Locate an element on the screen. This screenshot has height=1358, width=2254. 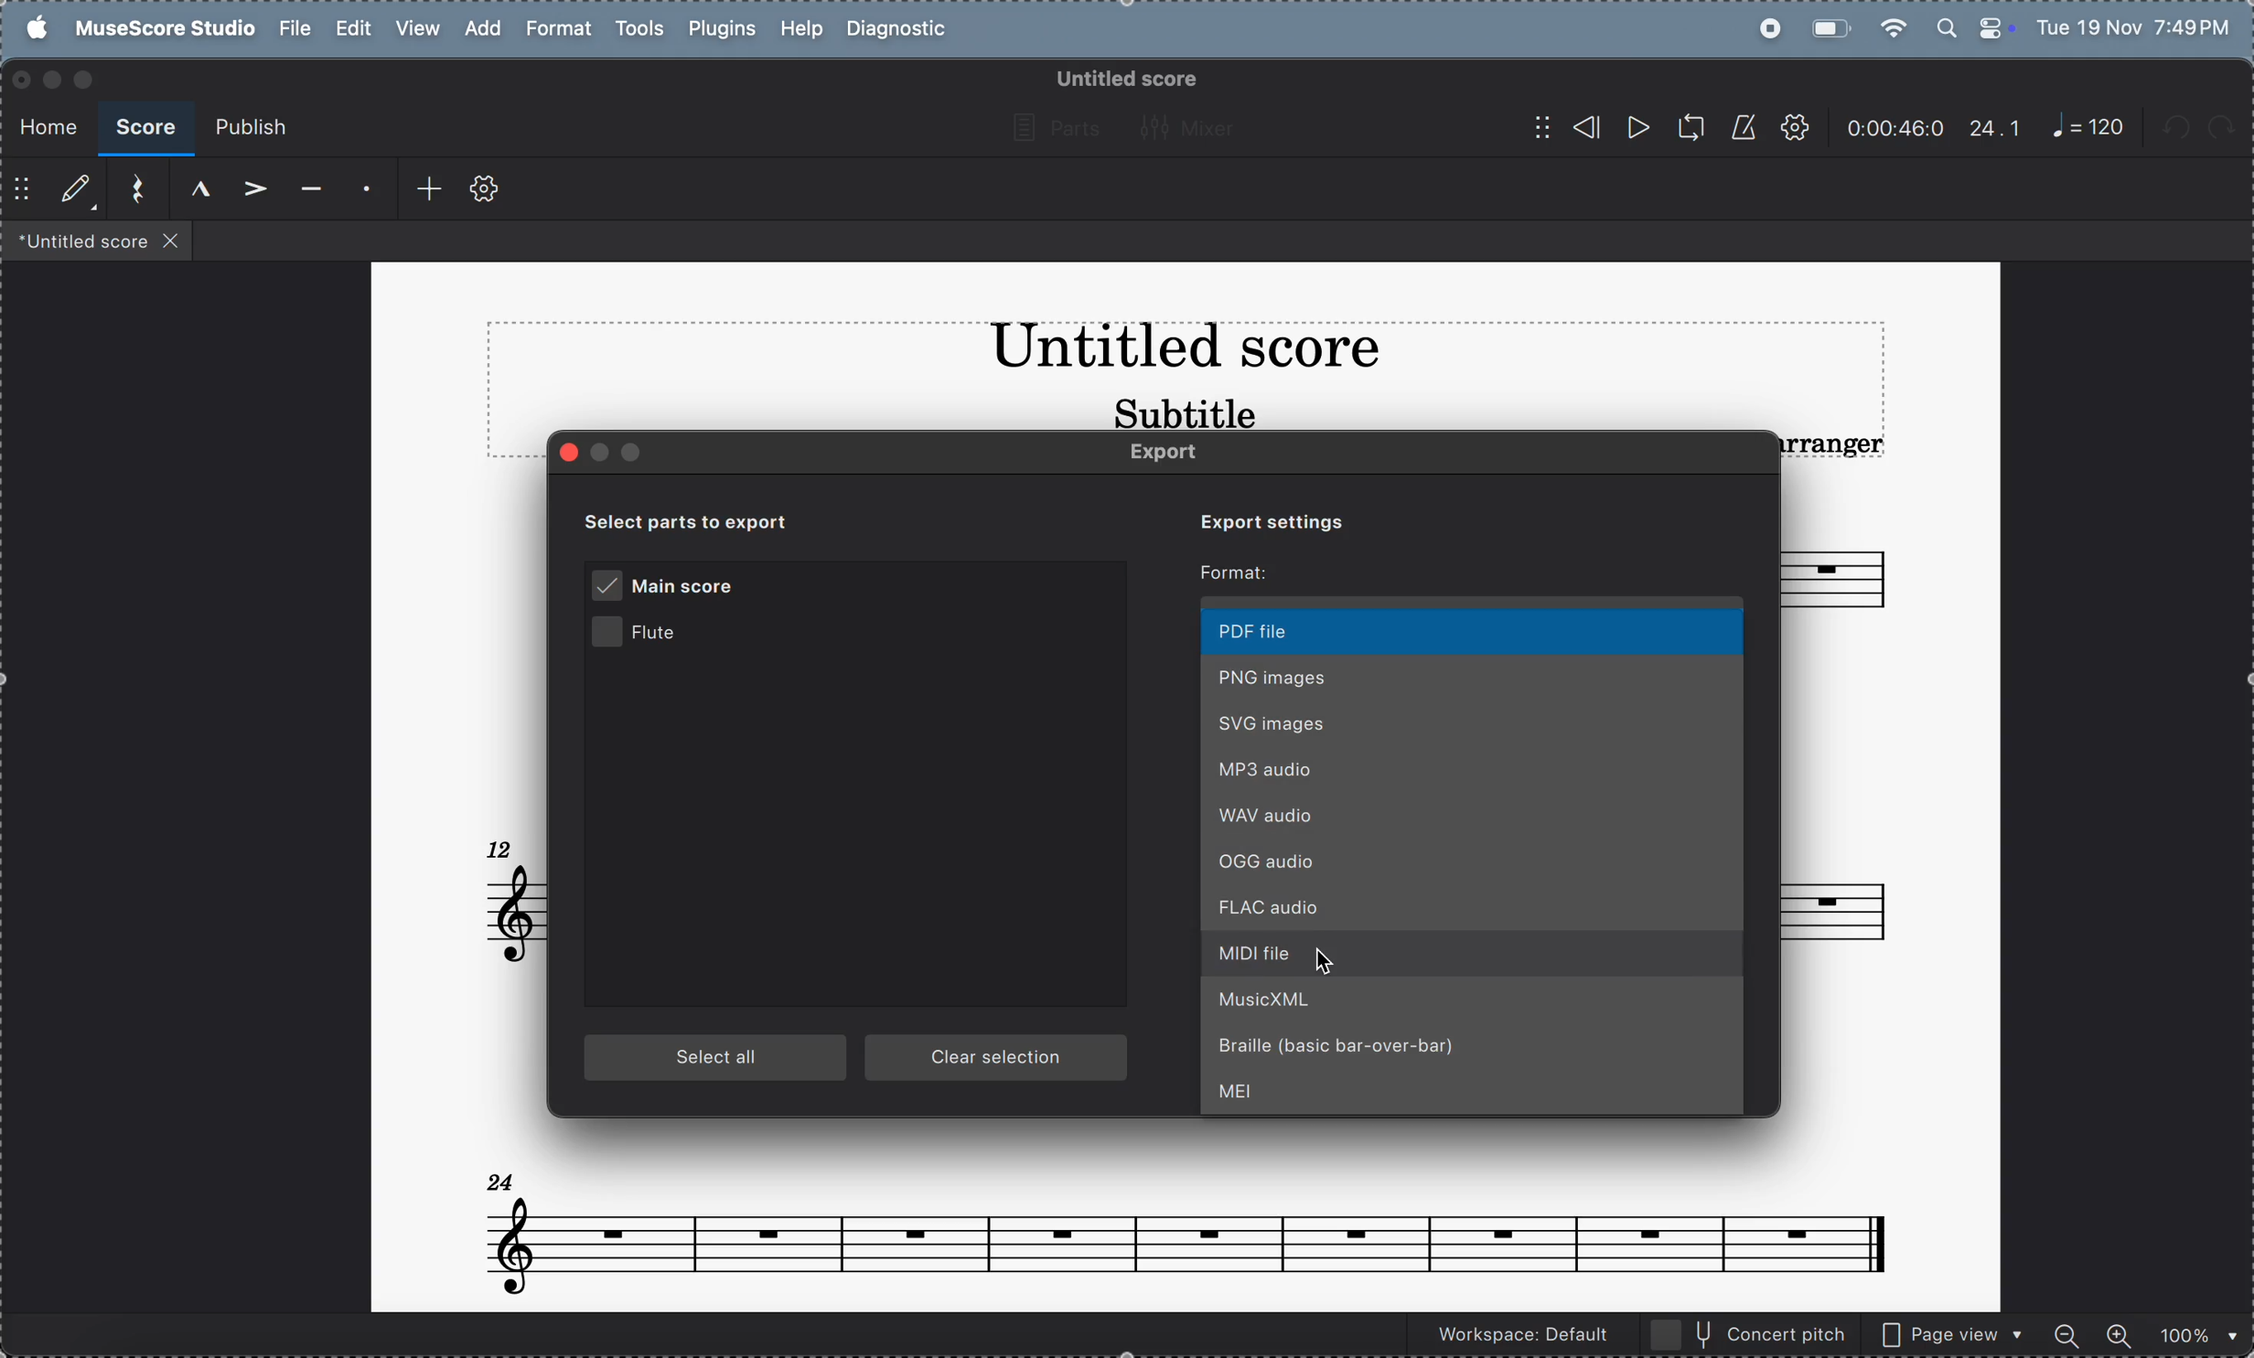
subtitle is located at coordinates (1181, 412).